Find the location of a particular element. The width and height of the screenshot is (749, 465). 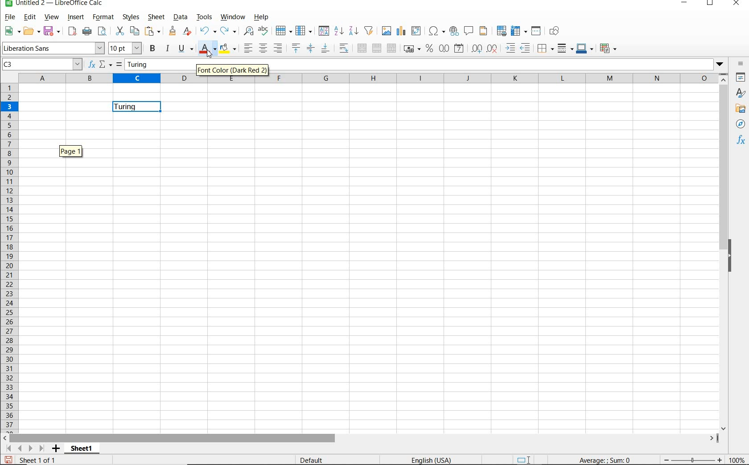

PROPERTIES is located at coordinates (741, 78).